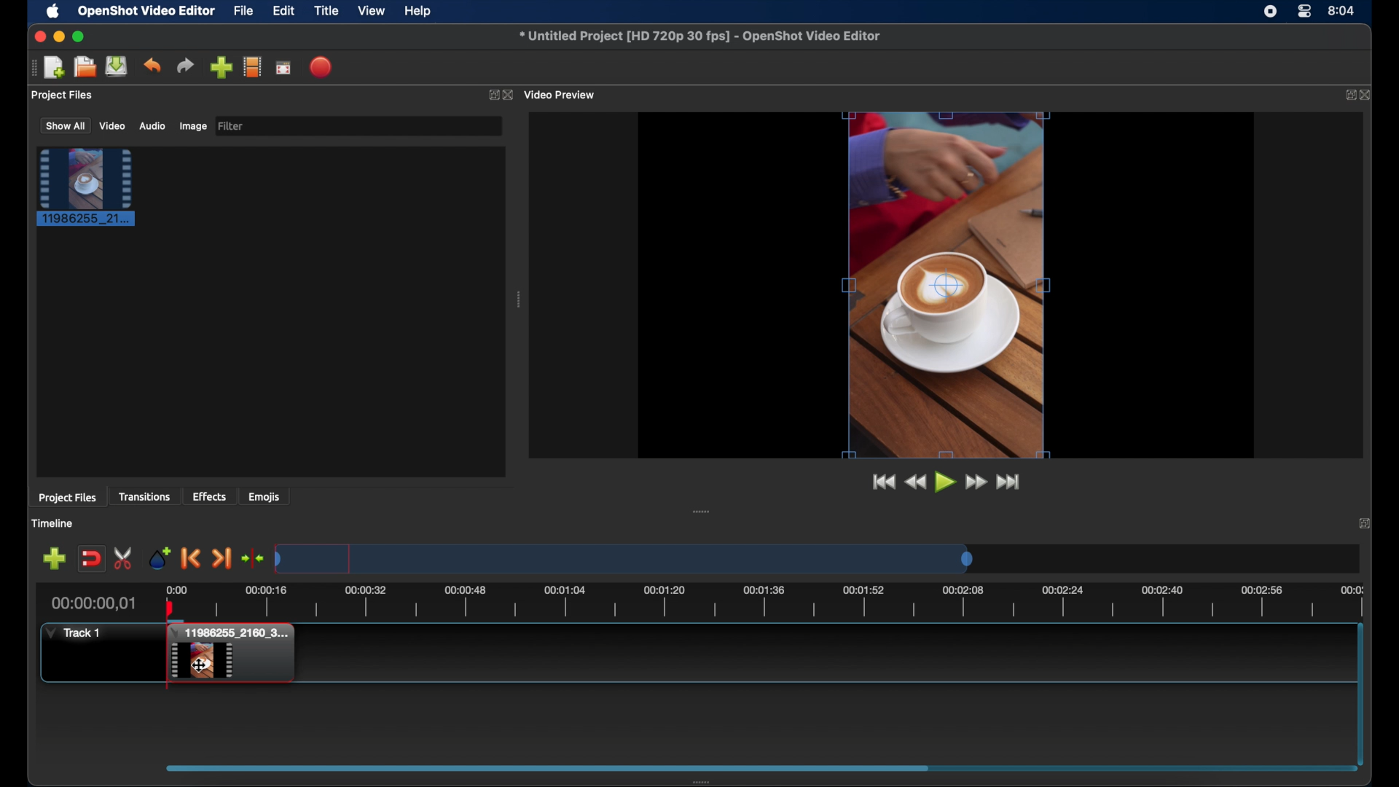  Describe the element at coordinates (947, 285) in the screenshot. I see `video preview` at that location.